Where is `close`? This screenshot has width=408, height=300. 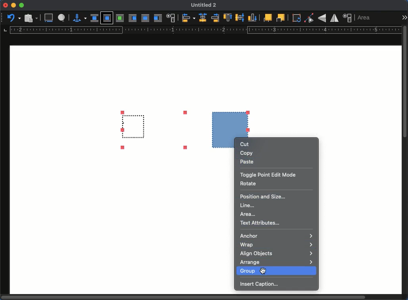 close is located at coordinates (5, 5).